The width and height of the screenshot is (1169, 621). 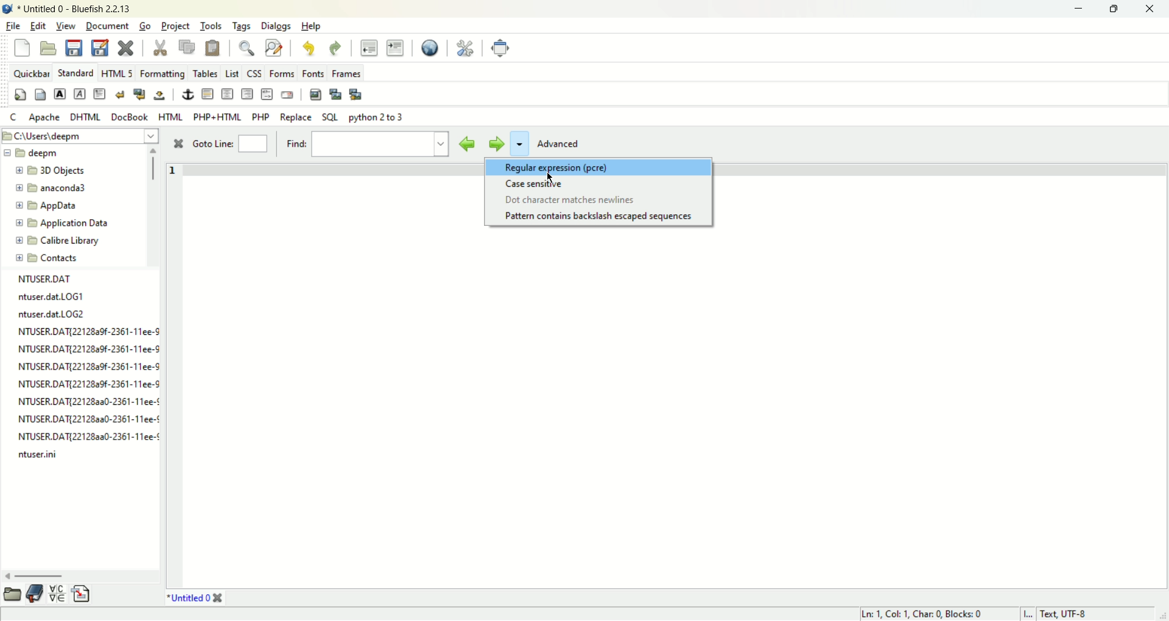 What do you see at coordinates (86, 384) in the screenshot?
I see `NTUSER.DAT{2212829f-2361-11ee-S` at bounding box center [86, 384].